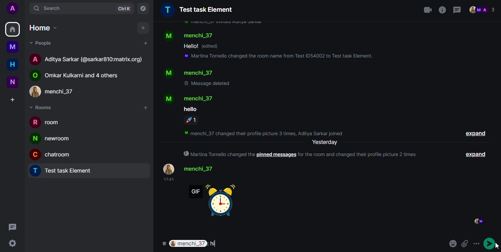 The width and height of the screenshot is (501, 252). What do you see at coordinates (143, 28) in the screenshot?
I see `add` at bounding box center [143, 28].